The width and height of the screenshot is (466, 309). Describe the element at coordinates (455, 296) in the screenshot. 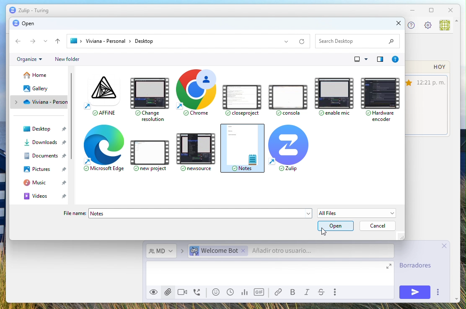

I see `page down` at that location.